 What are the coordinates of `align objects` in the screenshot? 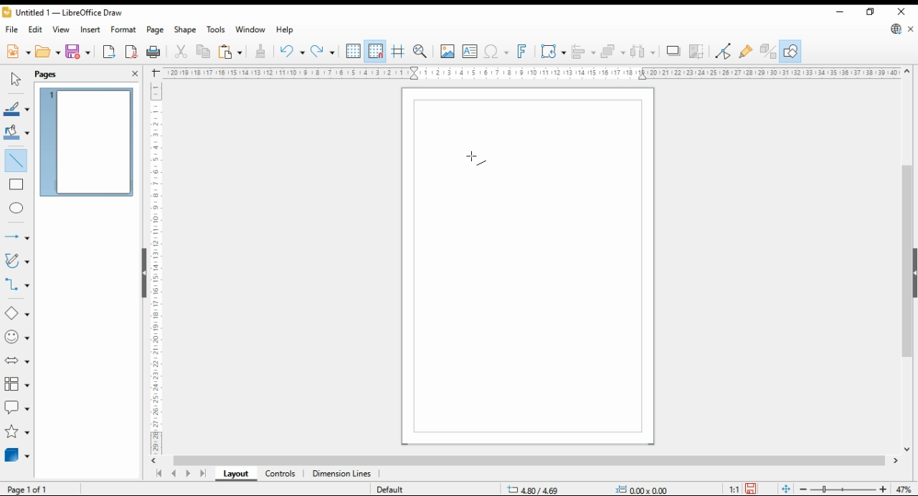 It's located at (584, 51).